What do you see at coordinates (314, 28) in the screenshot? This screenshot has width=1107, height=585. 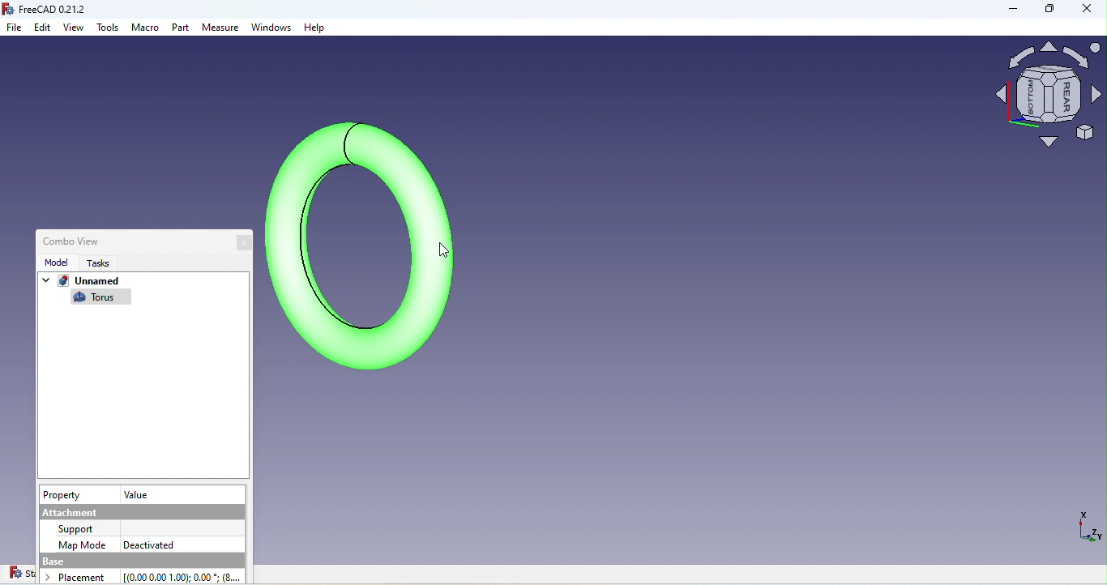 I see `Help` at bounding box center [314, 28].